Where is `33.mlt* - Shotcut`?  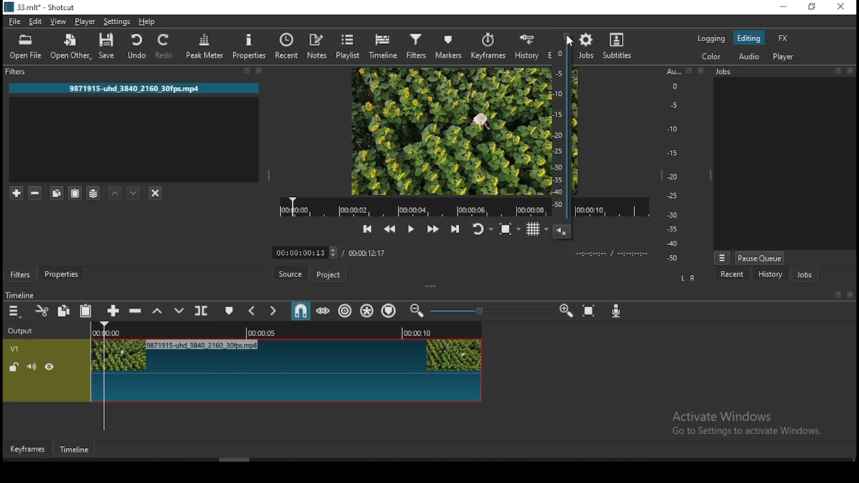
33.mlt* - Shotcut is located at coordinates (38, 8).